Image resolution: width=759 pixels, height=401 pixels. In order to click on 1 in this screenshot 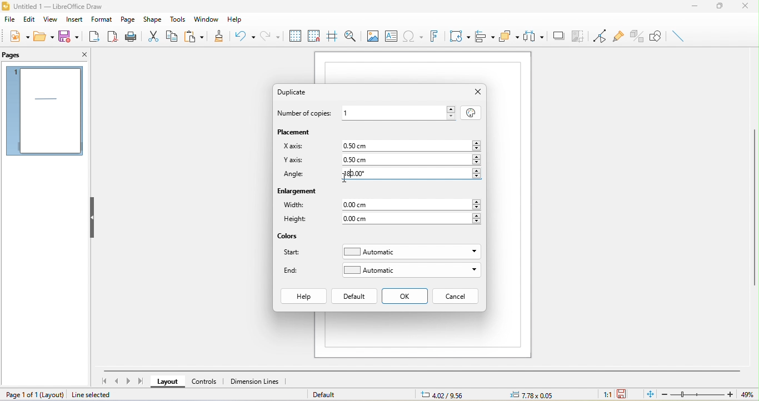, I will do `click(399, 112)`.